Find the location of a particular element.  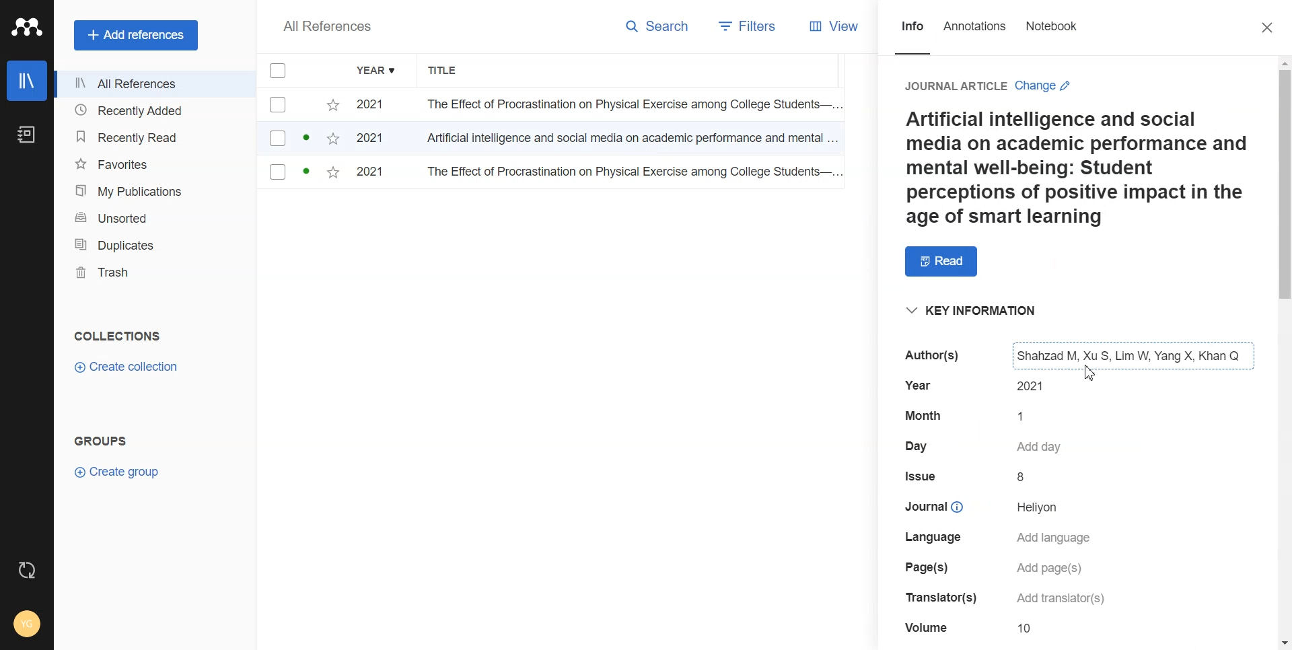

Auto sync is located at coordinates (27, 569).